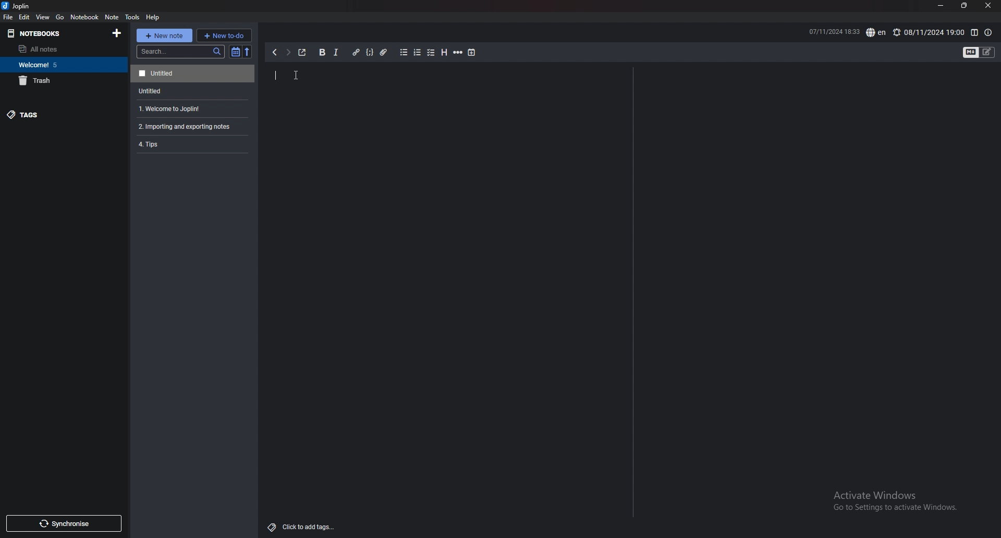 This screenshot has width=1001, height=538. Describe the element at coordinates (56, 114) in the screenshot. I see `tags` at that location.